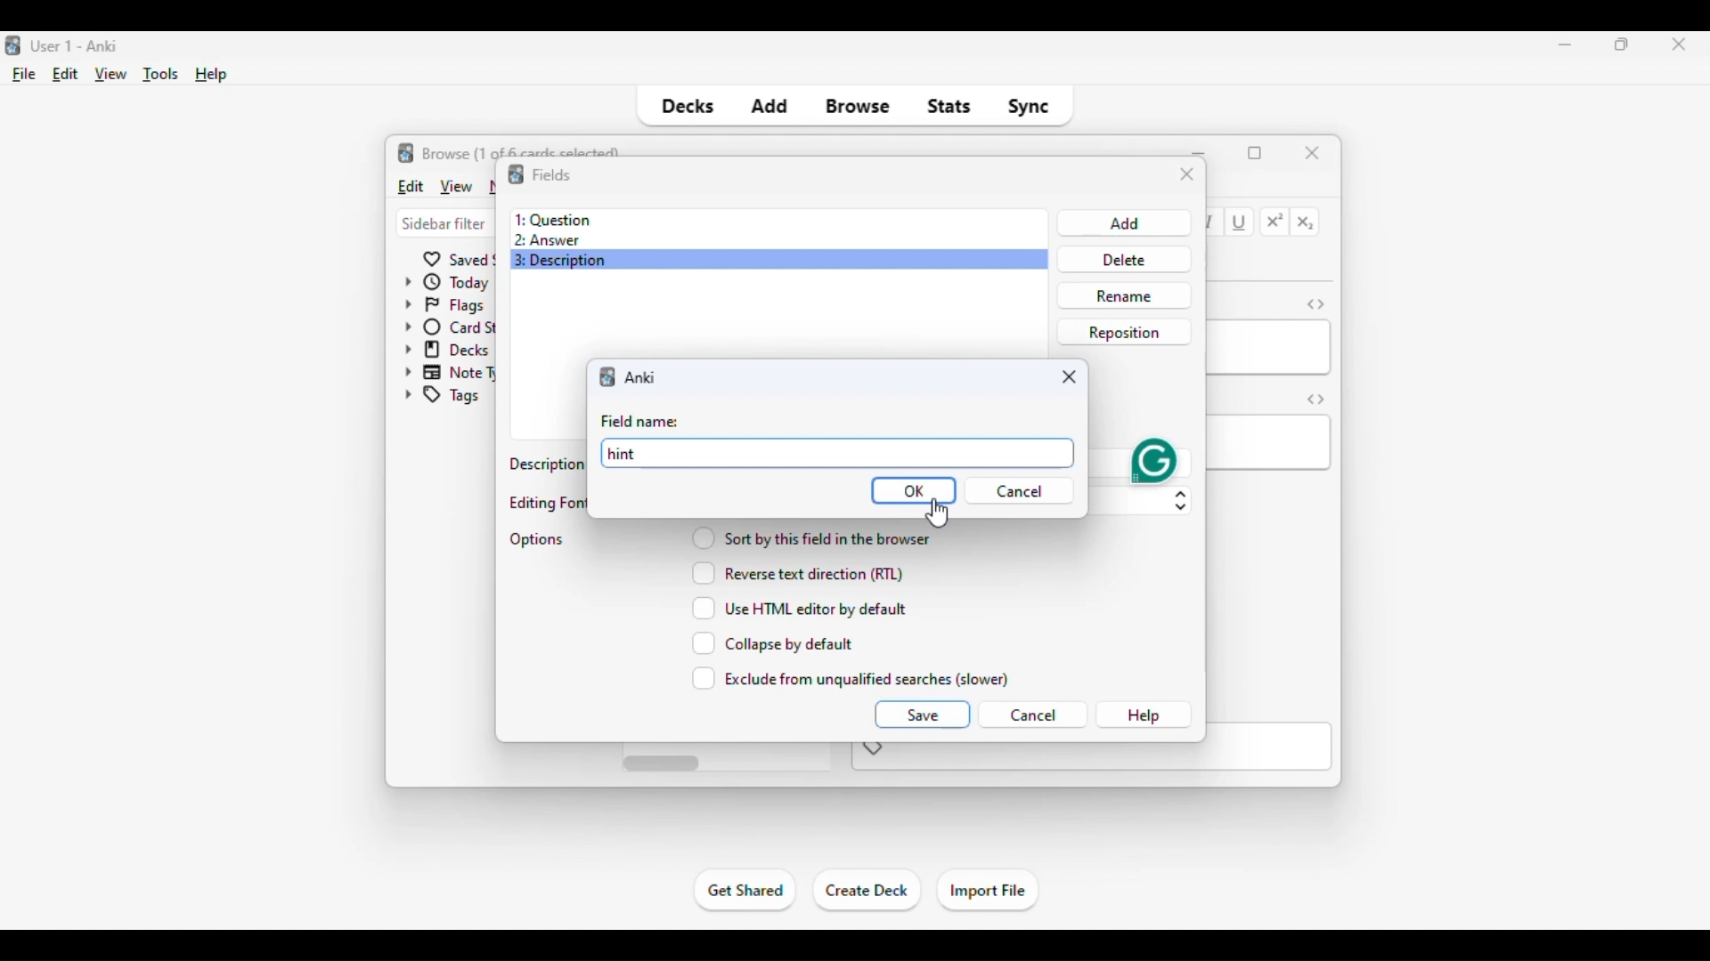 The height and width of the screenshot is (961, 1710). Describe the element at coordinates (641, 377) in the screenshot. I see `anki` at that location.